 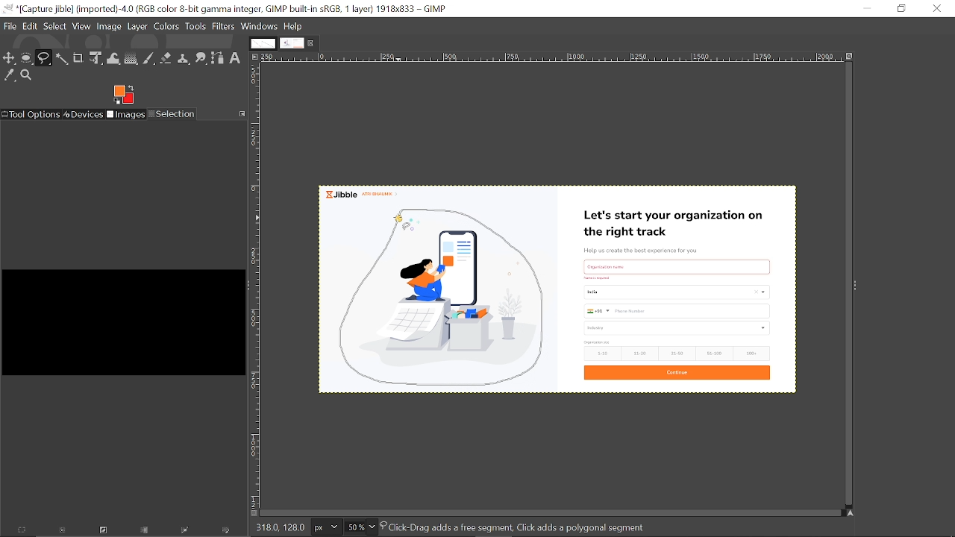 What do you see at coordinates (255, 57) in the screenshot?
I see `Access this image menu` at bounding box center [255, 57].